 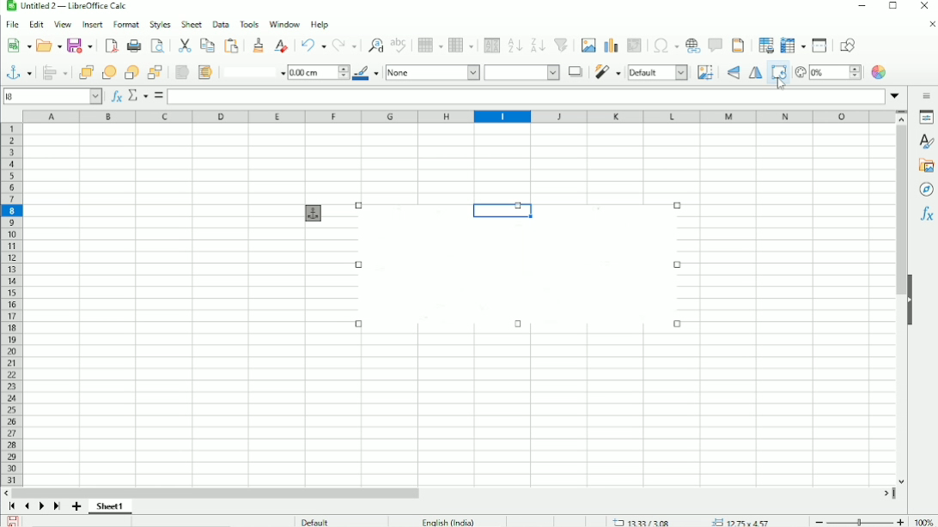 I want to click on Rotate, so click(x=777, y=76).